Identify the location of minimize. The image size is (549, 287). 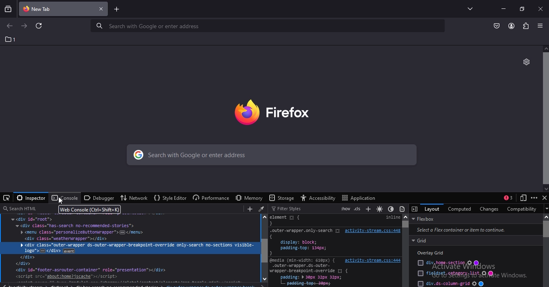
(503, 8).